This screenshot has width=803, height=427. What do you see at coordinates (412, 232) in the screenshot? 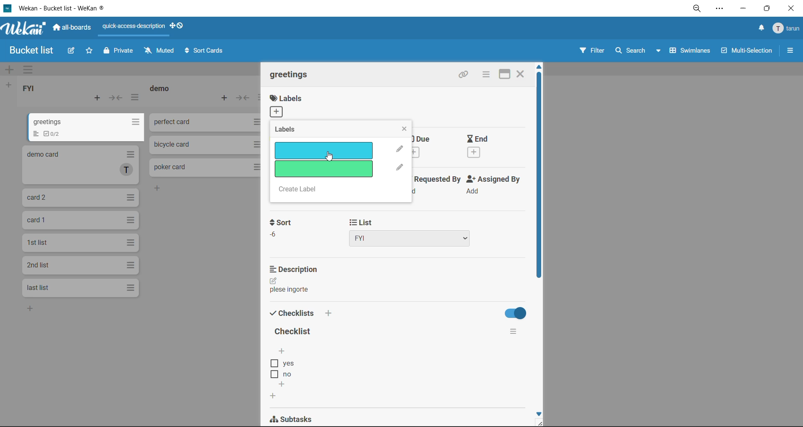
I see `list` at bounding box center [412, 232].